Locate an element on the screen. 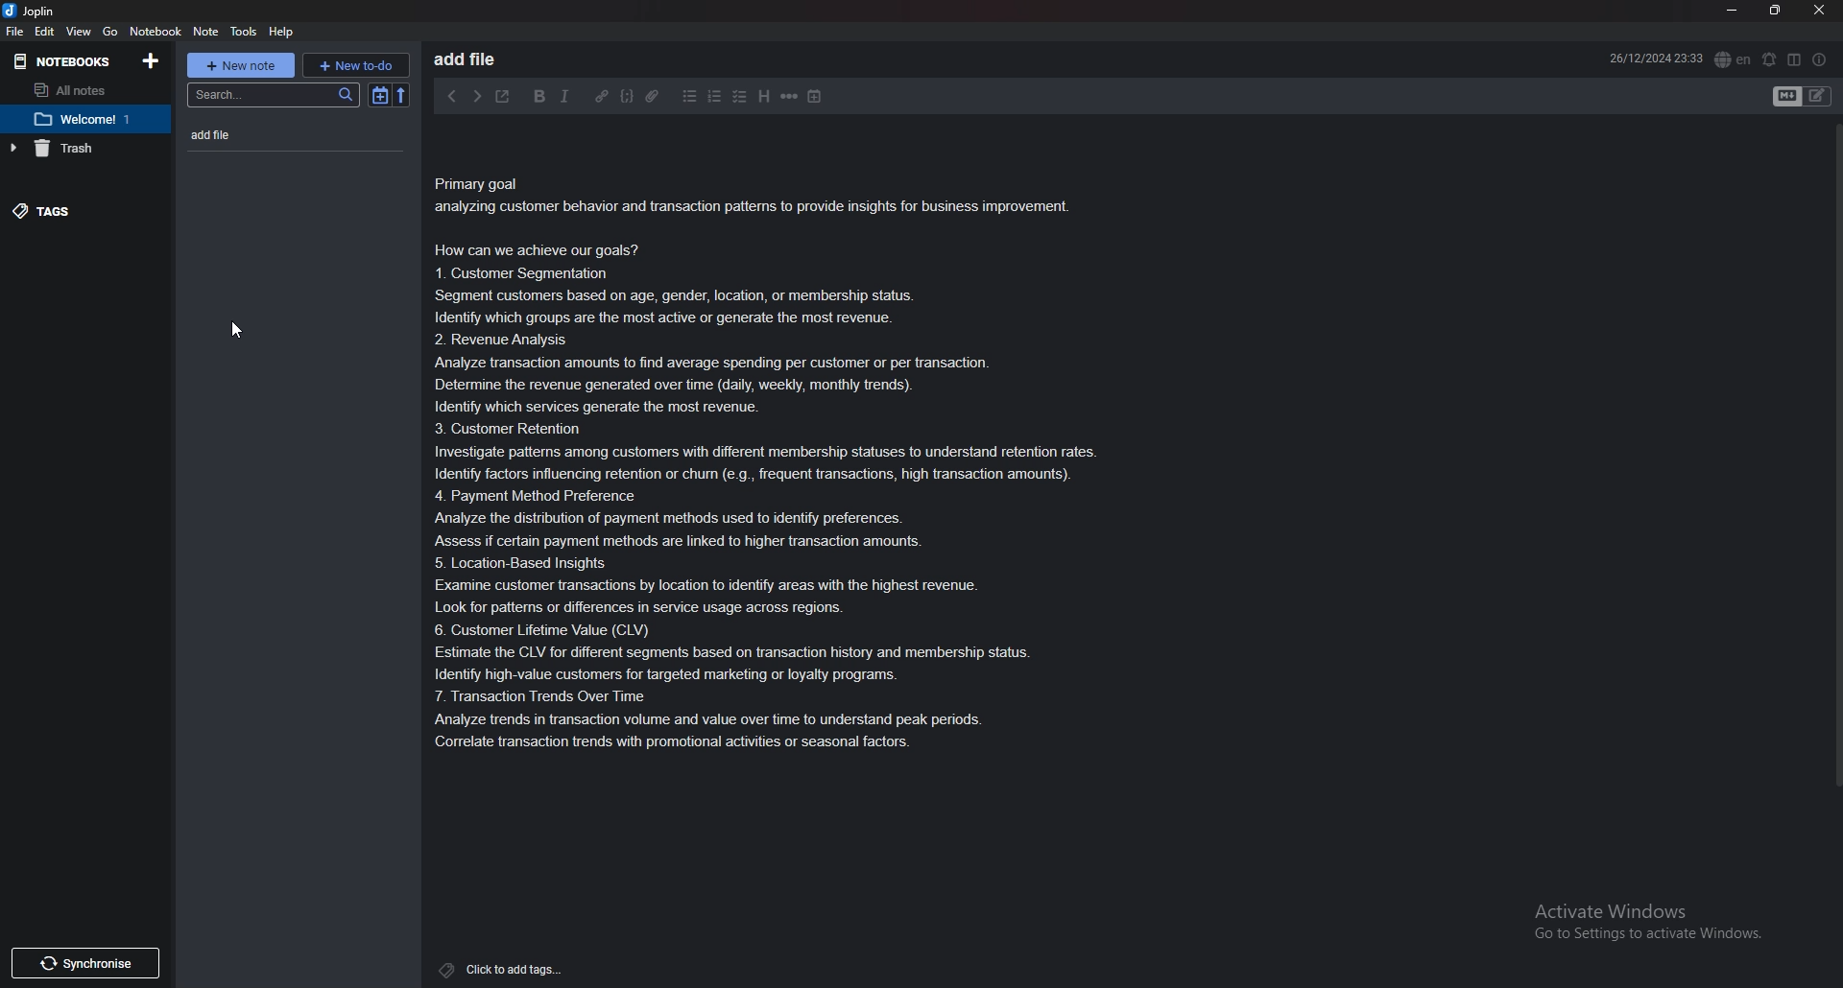 The height and width of the screenshot is (988, 1843). welcome 1 is located at coordinates (82, 119).